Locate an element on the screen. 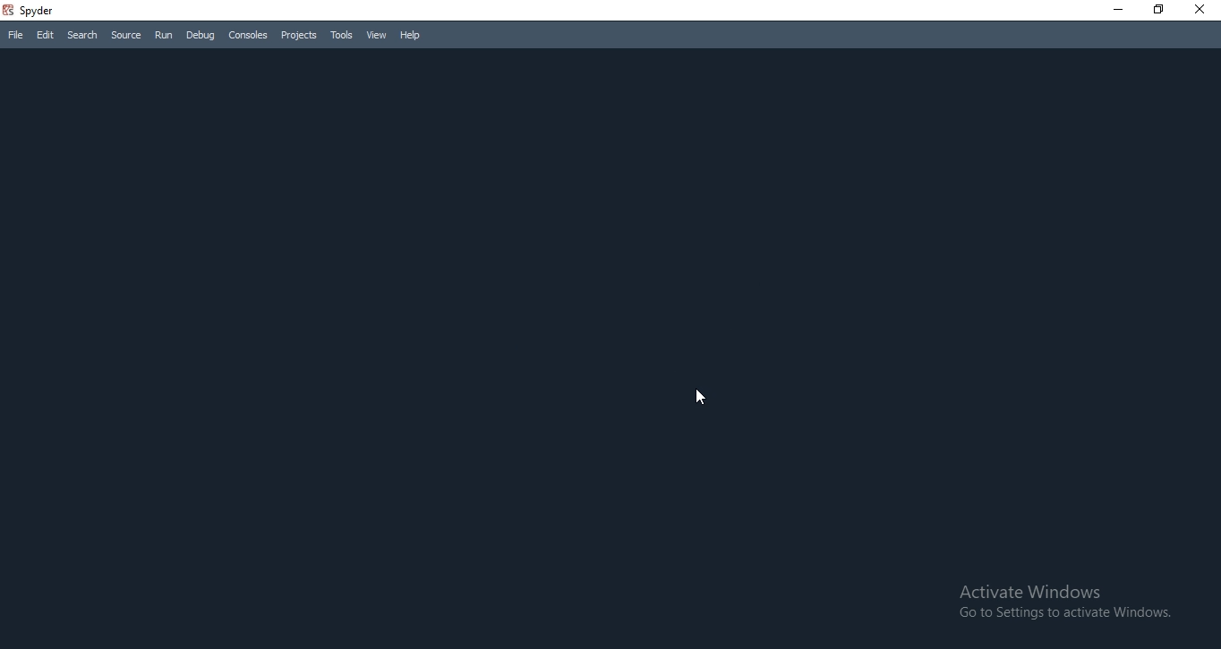 The image size is (1221, 649). Tools is located at coordinates (339, 36).